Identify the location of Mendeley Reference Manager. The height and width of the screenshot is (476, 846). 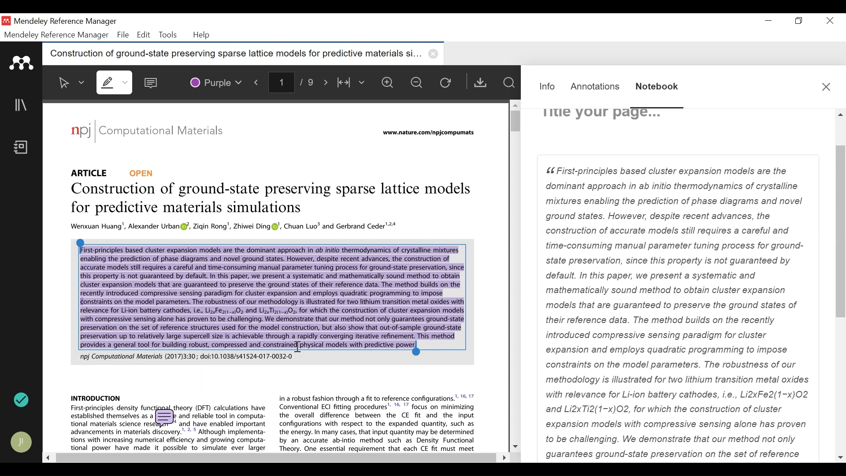
(65, 22).